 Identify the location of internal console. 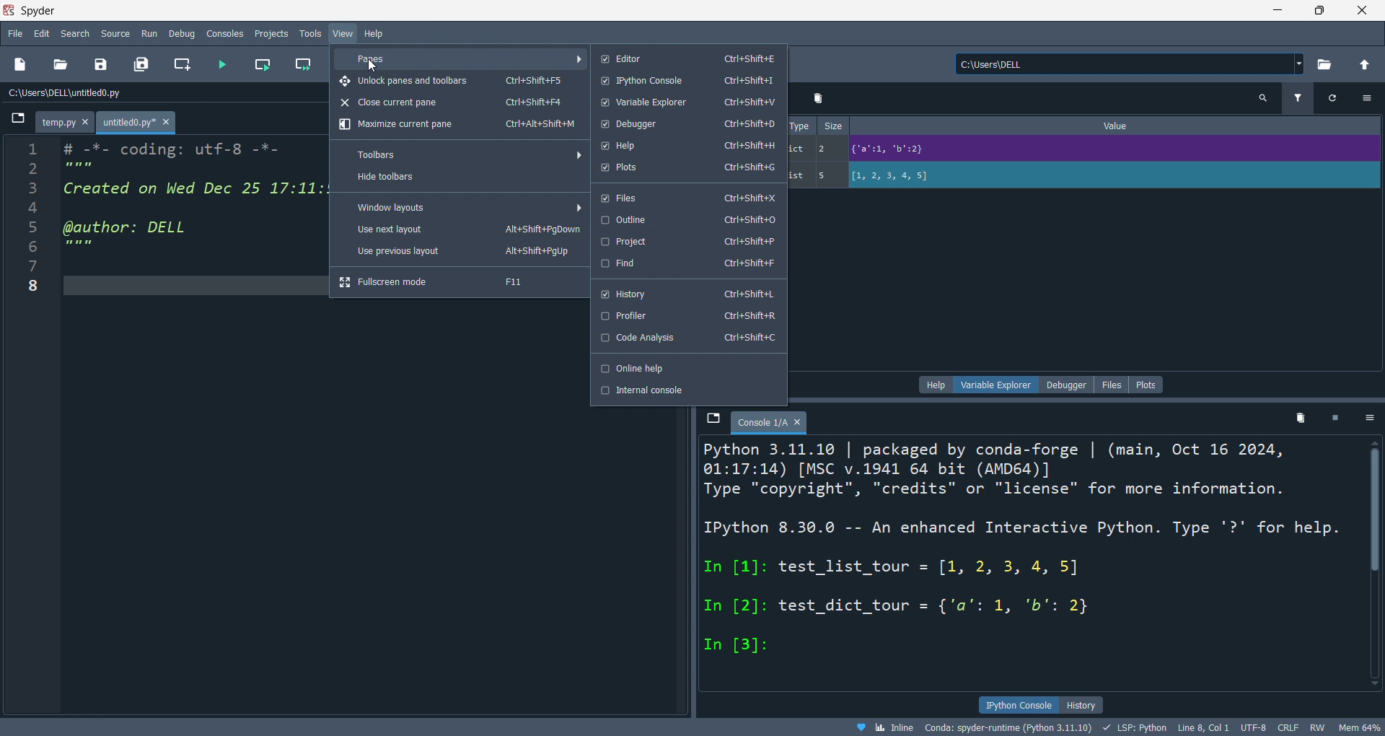
(687, 390).